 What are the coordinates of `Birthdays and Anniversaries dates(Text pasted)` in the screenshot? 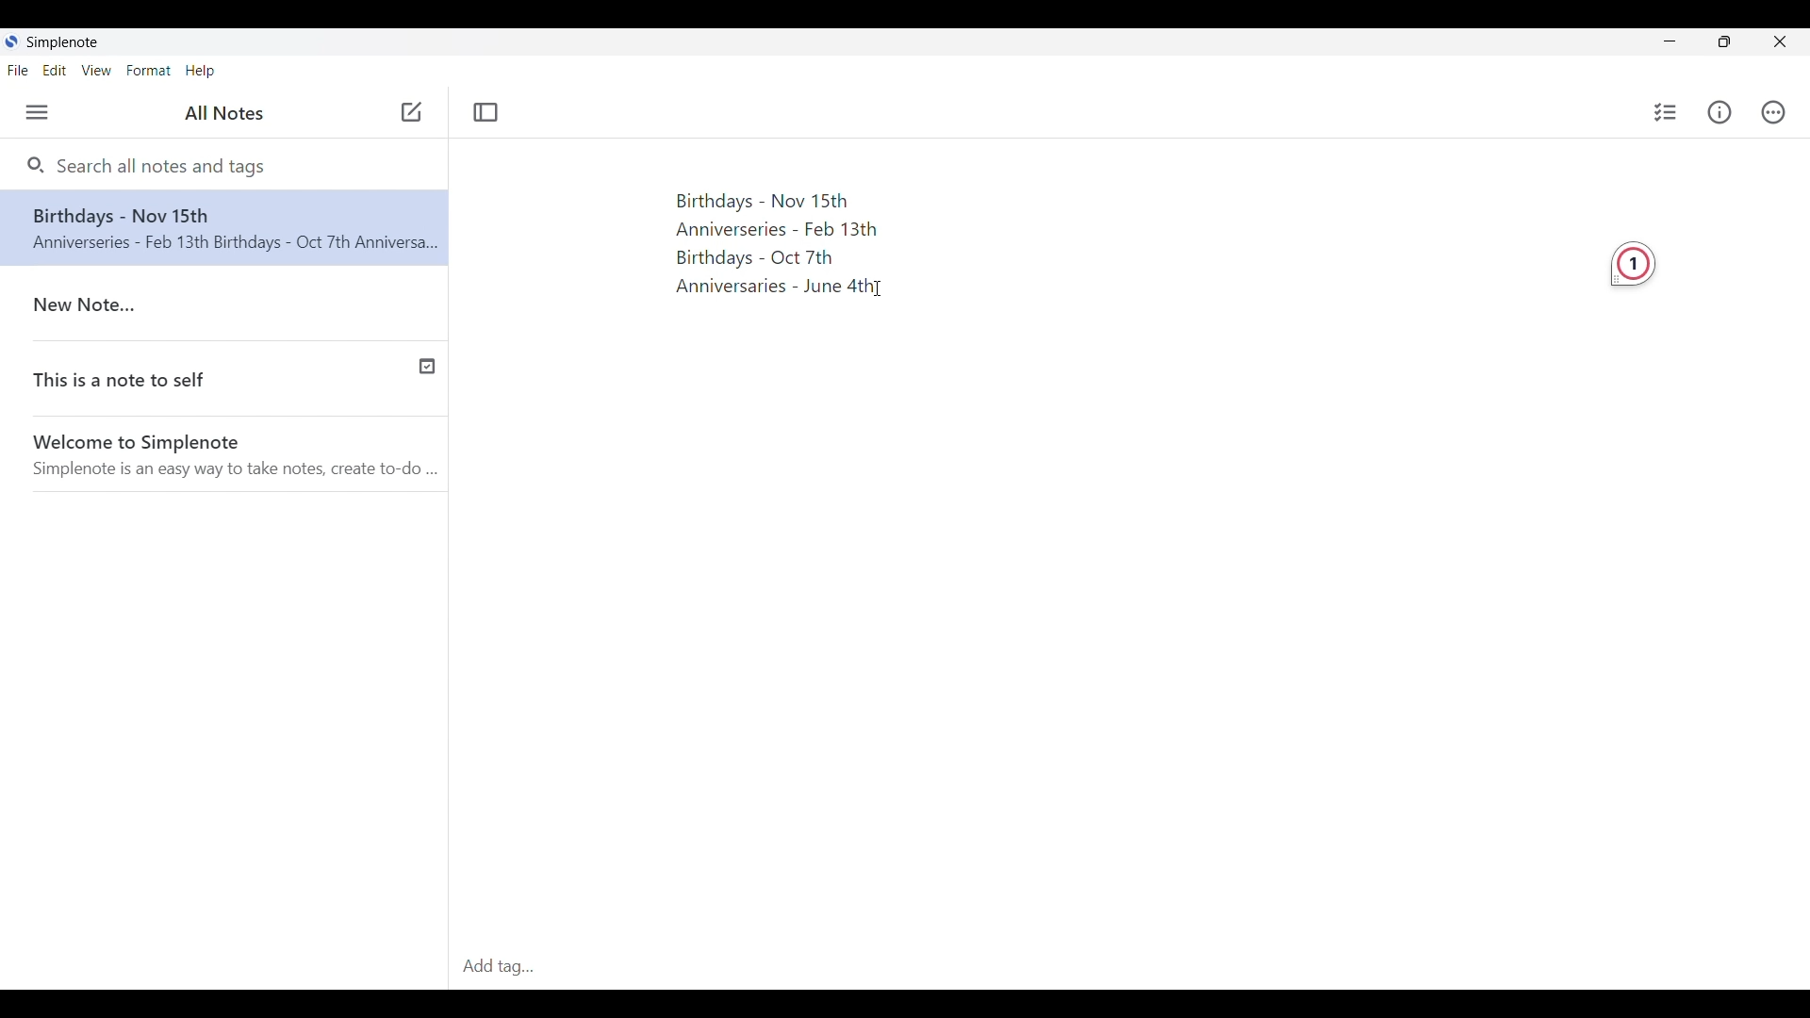 It's located at (771, 244).